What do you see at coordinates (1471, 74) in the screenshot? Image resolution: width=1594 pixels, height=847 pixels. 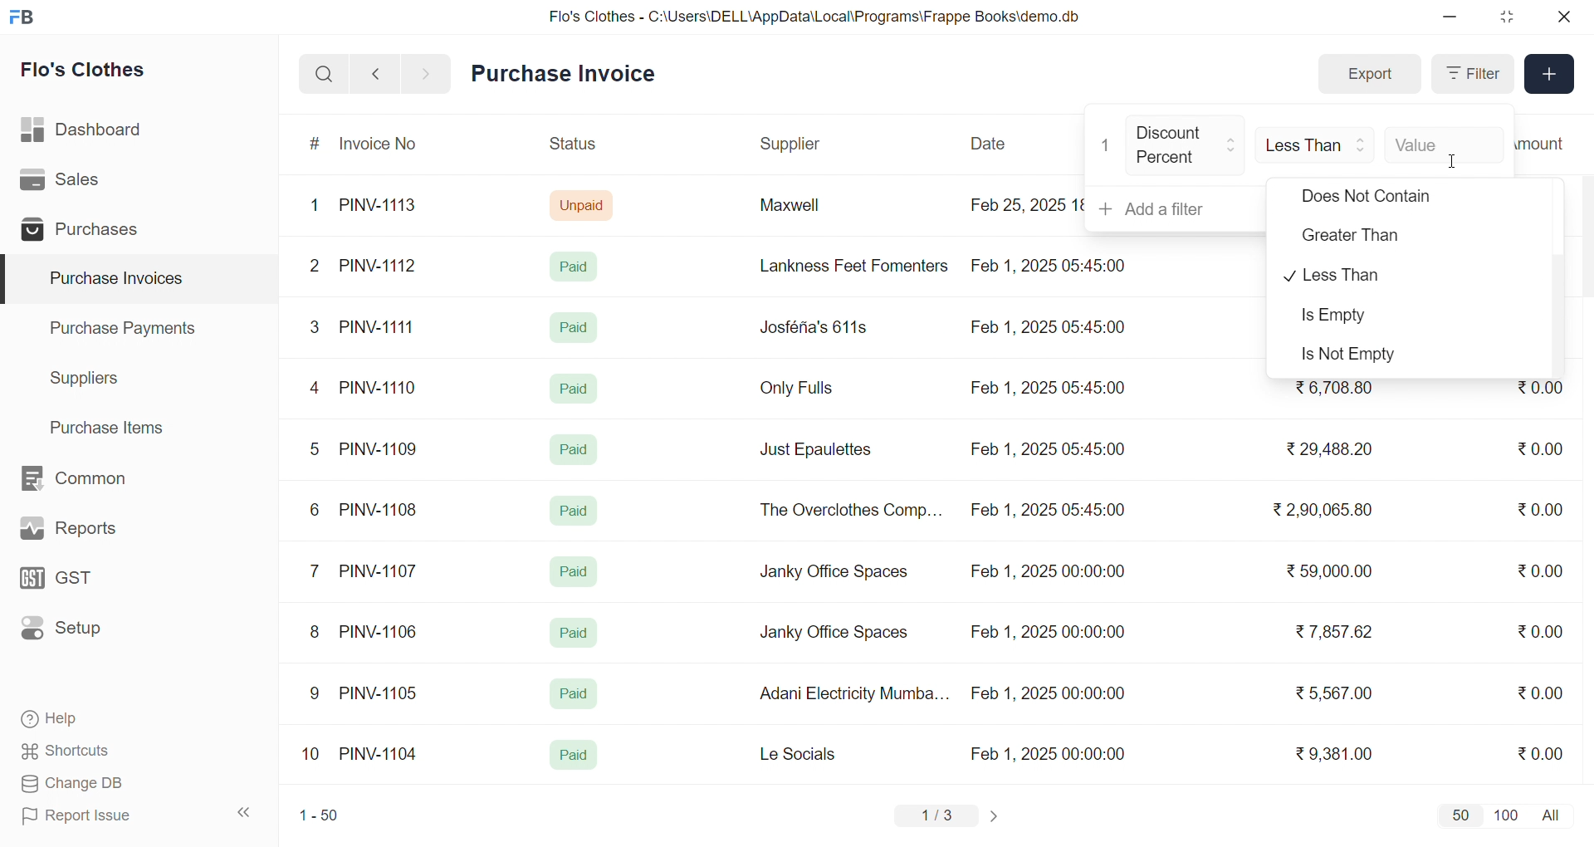 I see `Filter` at bounding box center [1471, 74].